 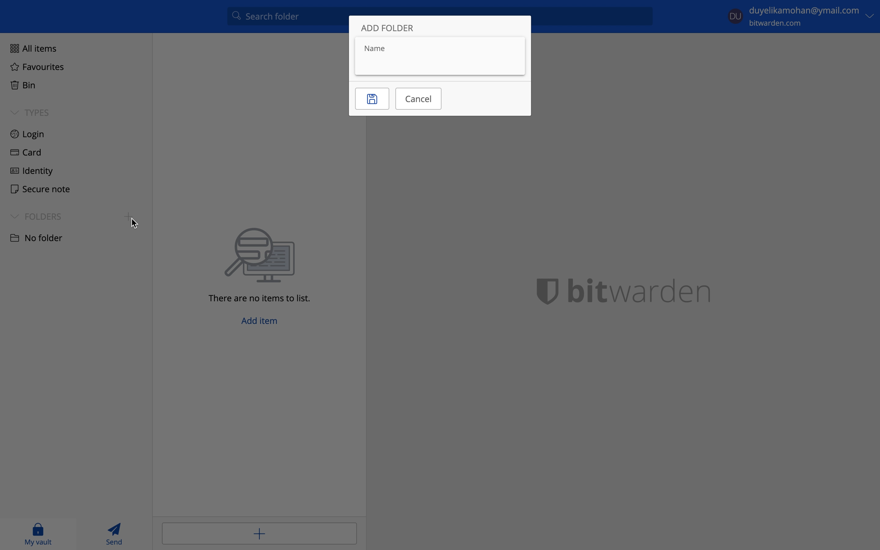 What do you see at coordinates (259, 533) in the screenshot?
I see `add item` at bounding box center [259, 533].